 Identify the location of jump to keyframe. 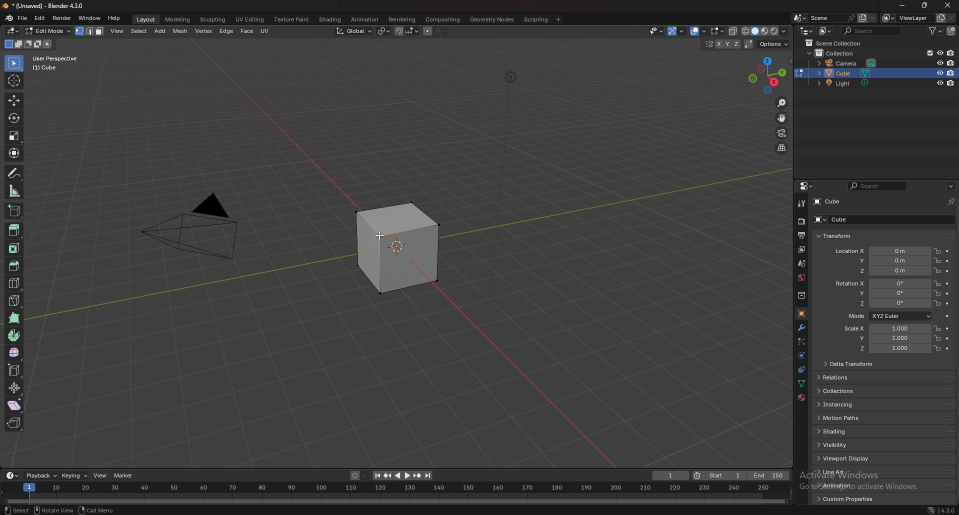
(417, 475).